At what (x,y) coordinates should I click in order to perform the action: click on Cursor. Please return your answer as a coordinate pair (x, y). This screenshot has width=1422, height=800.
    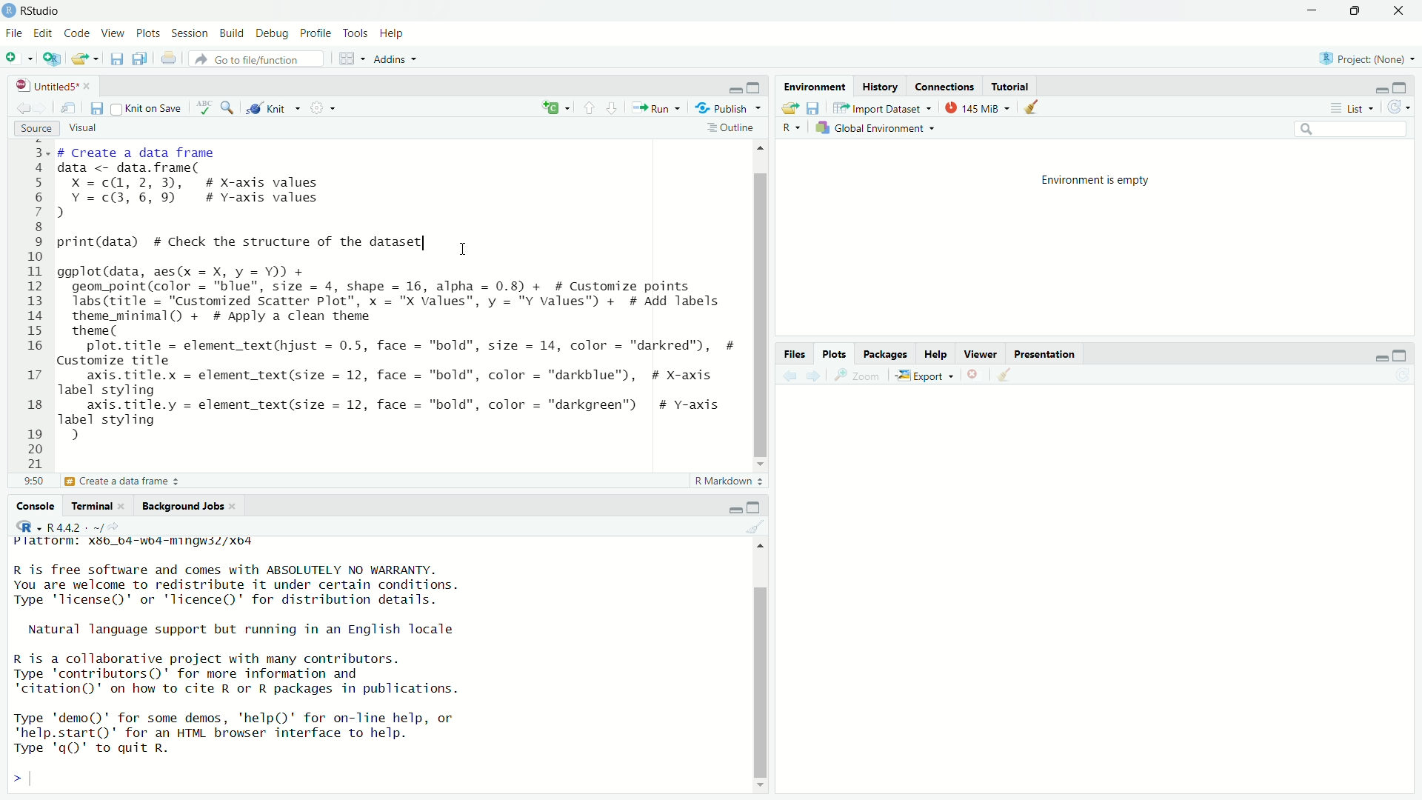
    Looking at the image, I should click on (464, 248).